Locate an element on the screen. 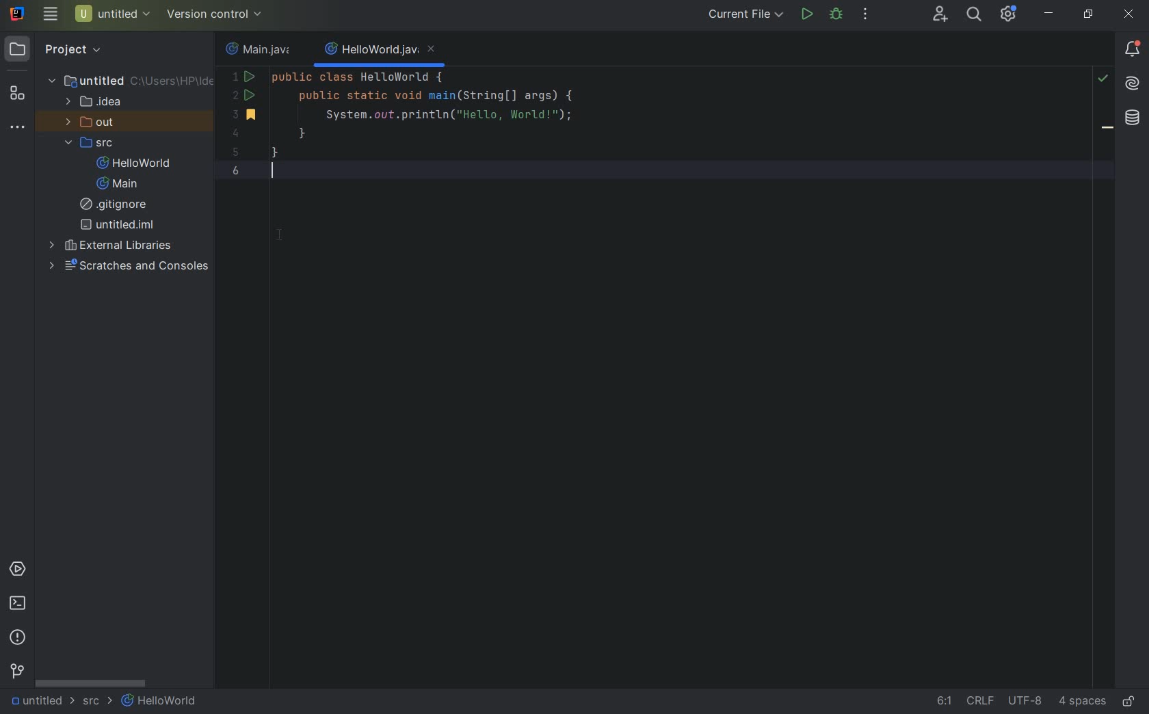 Image resolution: width=1149 pixels, height=714 pixels. structure is located at coordinates (16, 95).